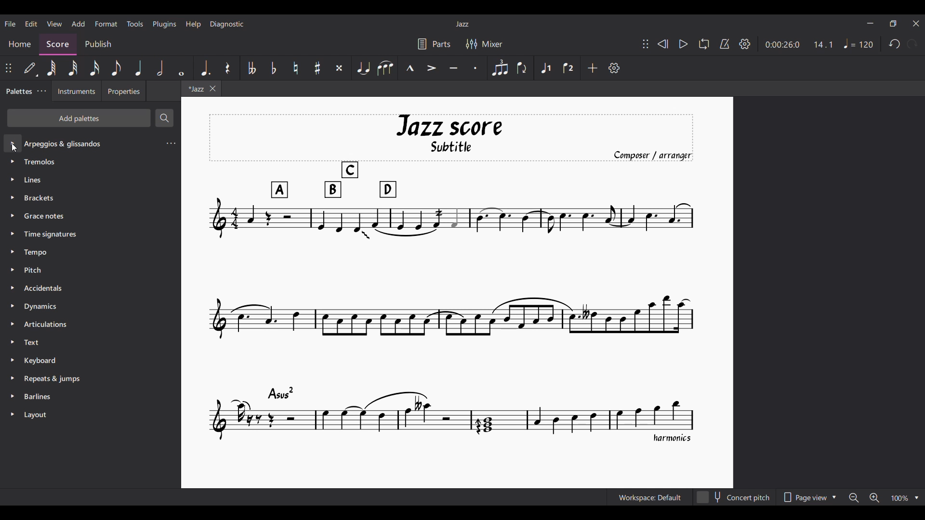 This screenshot has height=520, width=925. I want to click on Barlines, so click(46, 397).